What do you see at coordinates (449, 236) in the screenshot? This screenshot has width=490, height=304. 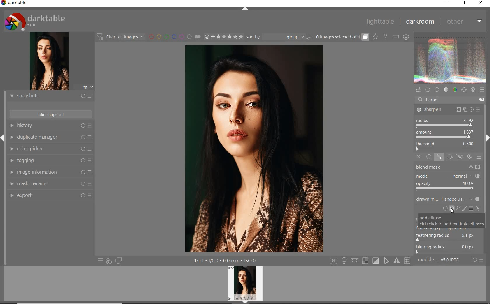 I see `FEATHERING RADIUS` at bounding box center [449, 236].